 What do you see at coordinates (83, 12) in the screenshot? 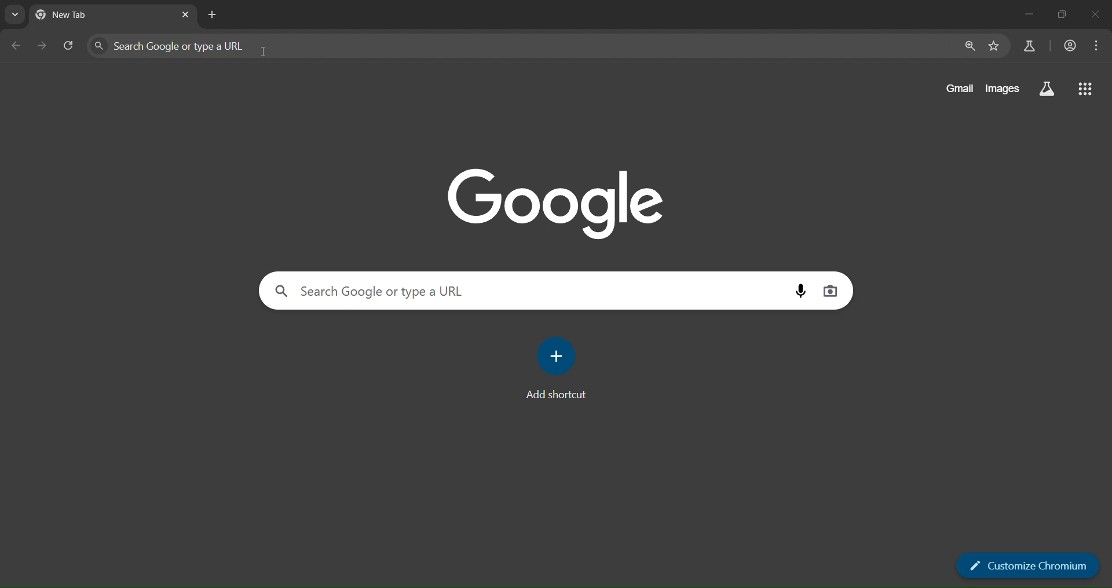
I see `current tab` at bounding box center [83, 12].